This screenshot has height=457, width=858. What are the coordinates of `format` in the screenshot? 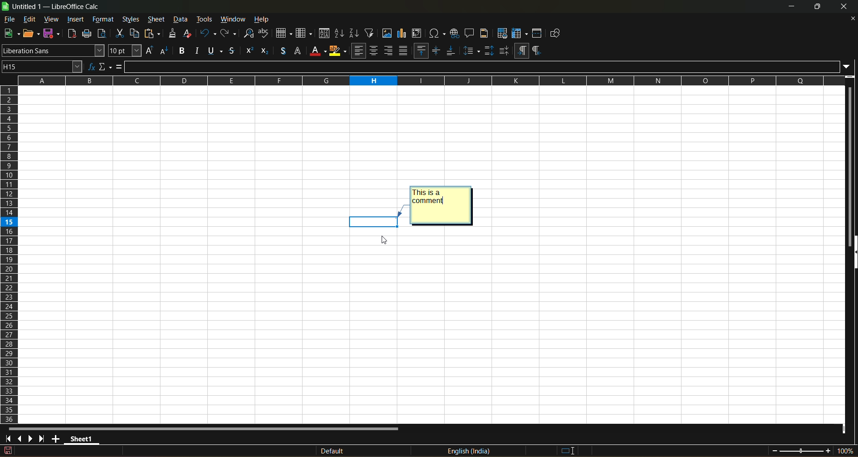 It's located at (105, 20).